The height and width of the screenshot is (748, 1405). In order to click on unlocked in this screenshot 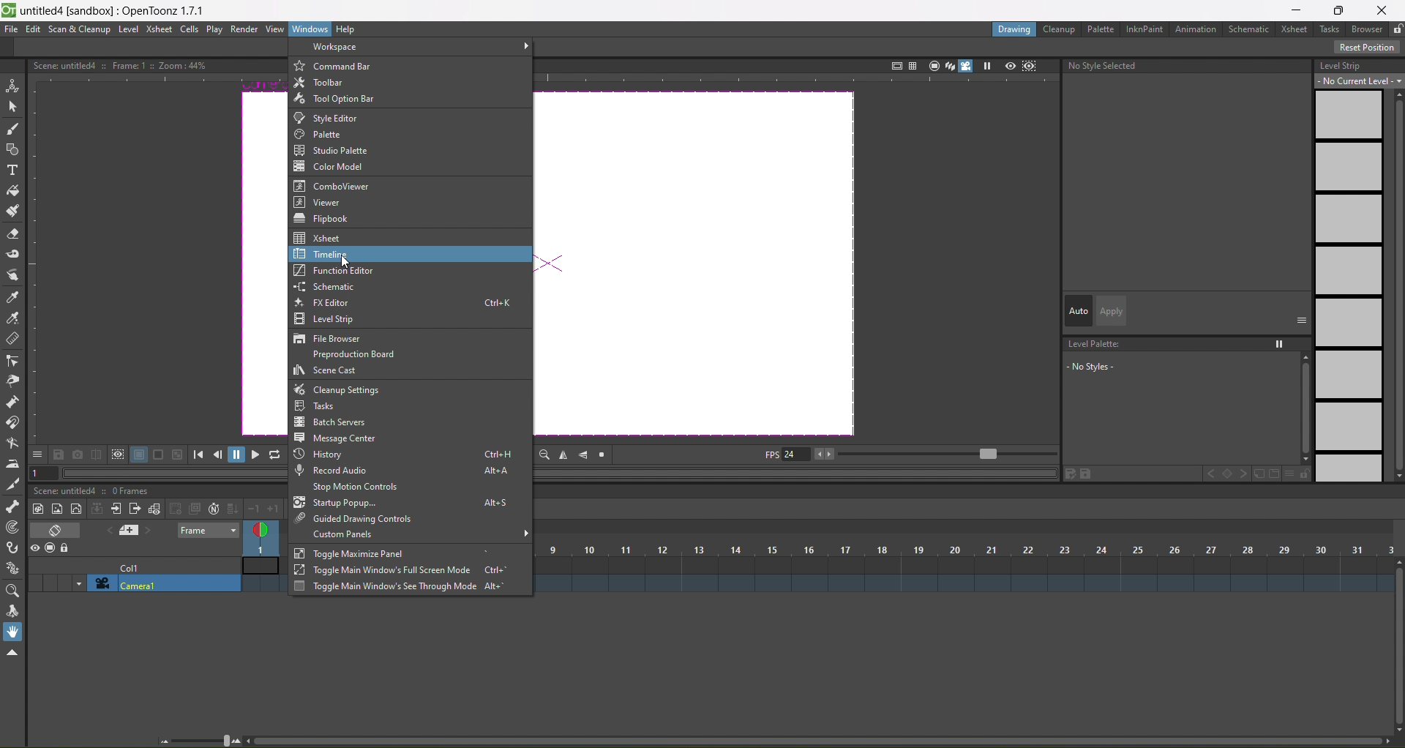, I will do `click(1396, 29)`.